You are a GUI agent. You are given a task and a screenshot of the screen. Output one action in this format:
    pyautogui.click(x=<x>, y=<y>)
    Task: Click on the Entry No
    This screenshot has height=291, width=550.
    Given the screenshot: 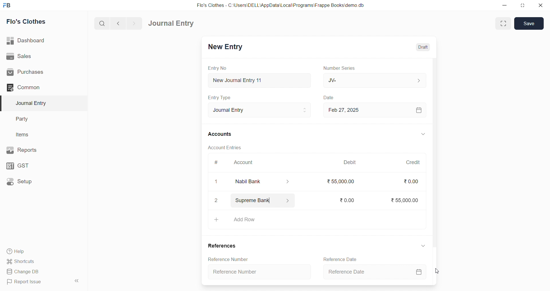 What is the action you would take?
    pyautogui.click(x=217, y=68)
    